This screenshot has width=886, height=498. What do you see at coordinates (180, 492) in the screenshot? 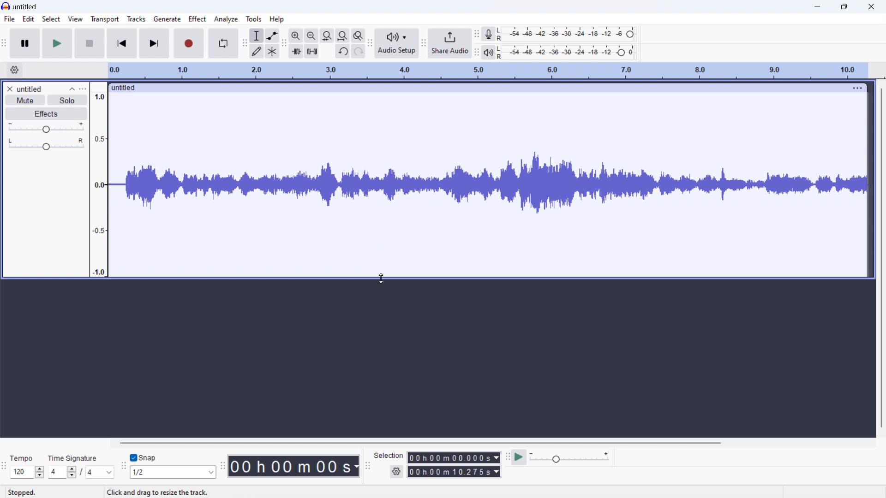
I see `Click and drag to resize the track` at bounding box center [180, 492].